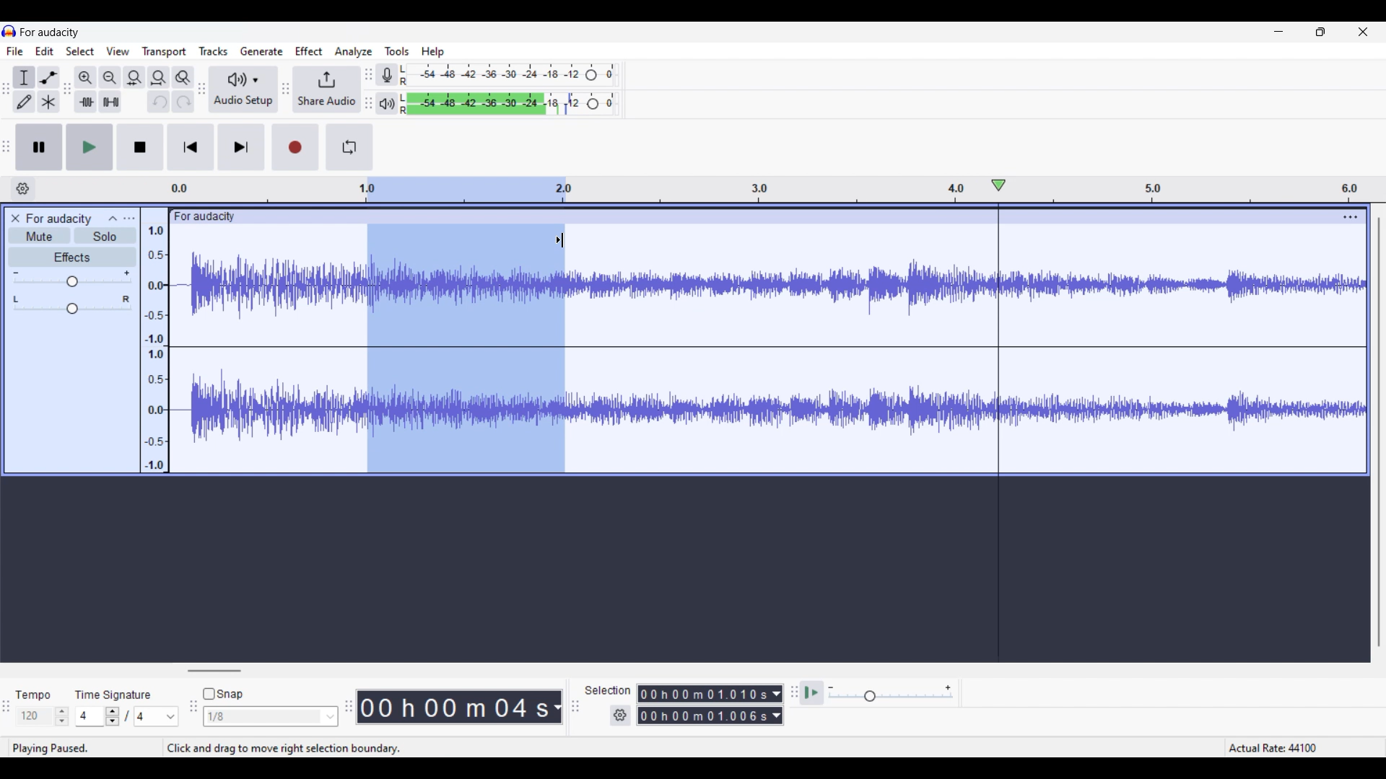 The width and height of the screenshot is (1386, 779). I want to click on Minimize, so click(1279, 31).